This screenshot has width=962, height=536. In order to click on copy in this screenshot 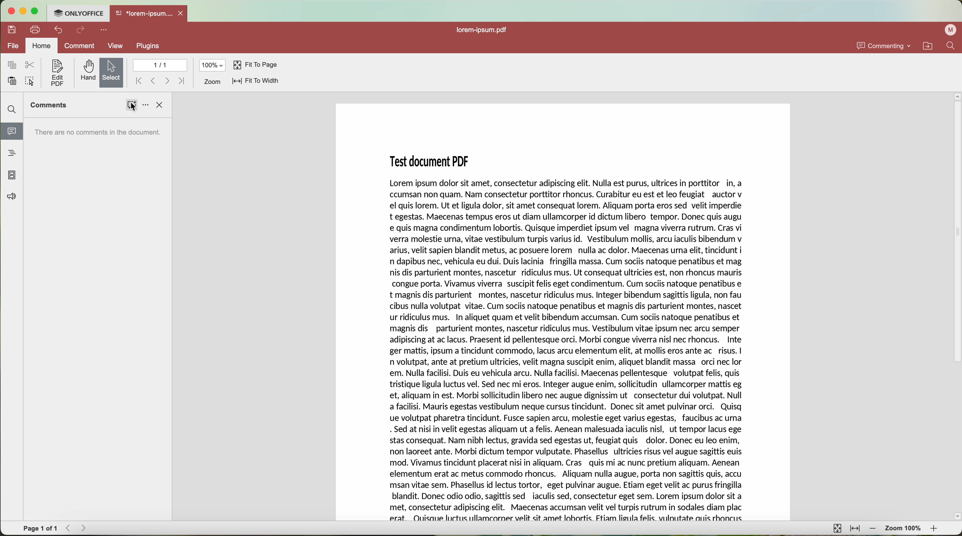, I will do `click(12, 65)`.